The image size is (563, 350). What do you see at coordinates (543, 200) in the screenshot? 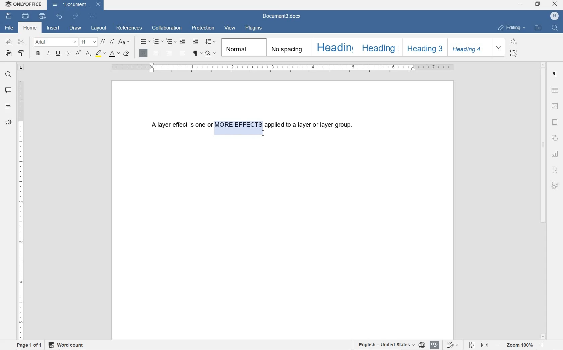
I see `SCROLLBAR` at bounding box center [543, 200].